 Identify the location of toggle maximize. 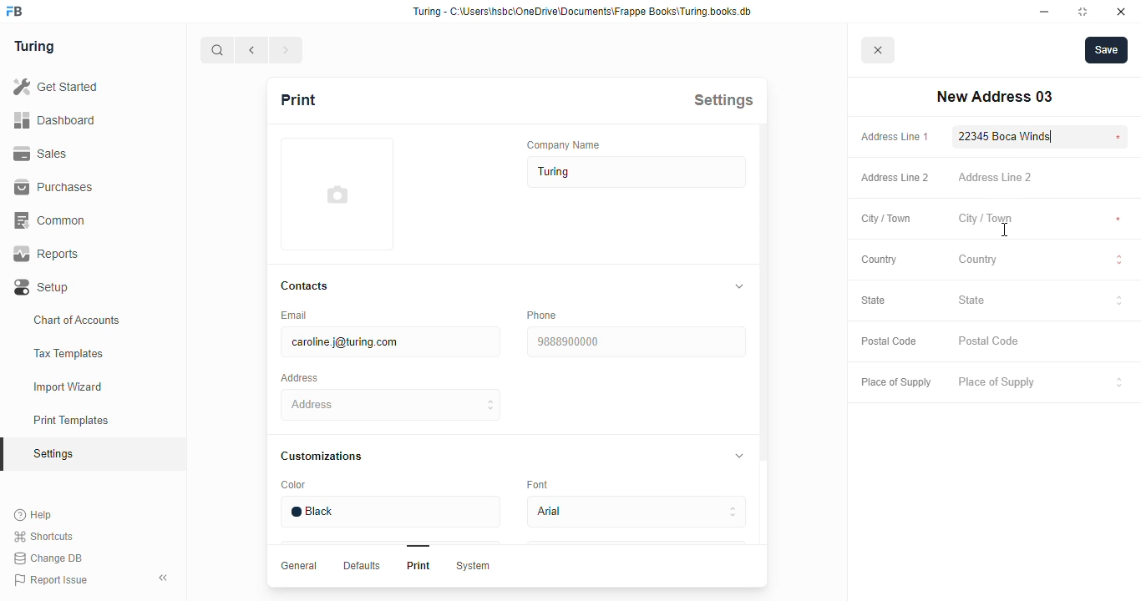
(1082, 11).